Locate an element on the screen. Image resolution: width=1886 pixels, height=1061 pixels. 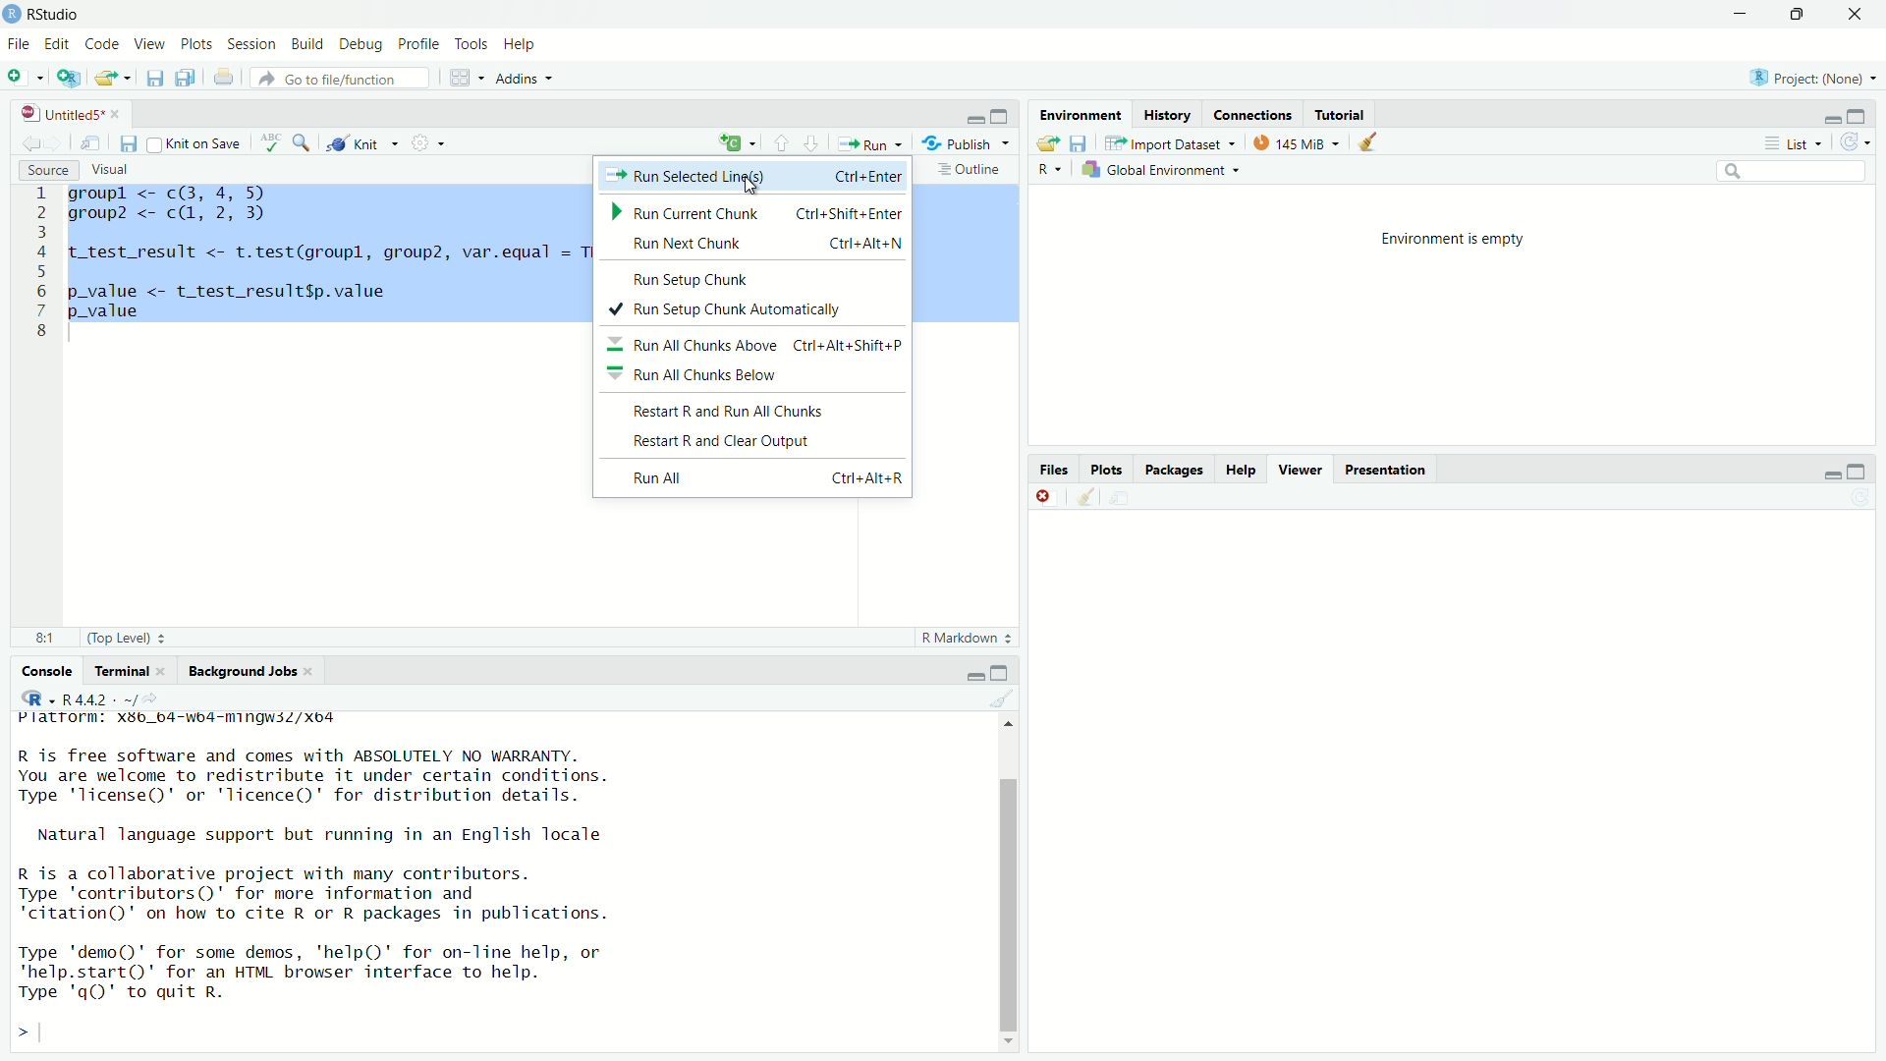
Environment is located at coordinates (1077, 113).